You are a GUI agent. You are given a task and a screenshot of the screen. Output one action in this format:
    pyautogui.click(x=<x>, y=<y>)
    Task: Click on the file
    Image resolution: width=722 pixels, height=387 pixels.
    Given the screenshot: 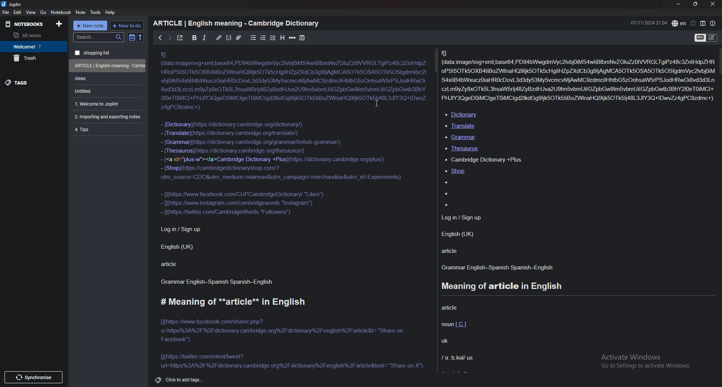 What is the action you would take?
    pyautogui.click(x=6, y=12)
    